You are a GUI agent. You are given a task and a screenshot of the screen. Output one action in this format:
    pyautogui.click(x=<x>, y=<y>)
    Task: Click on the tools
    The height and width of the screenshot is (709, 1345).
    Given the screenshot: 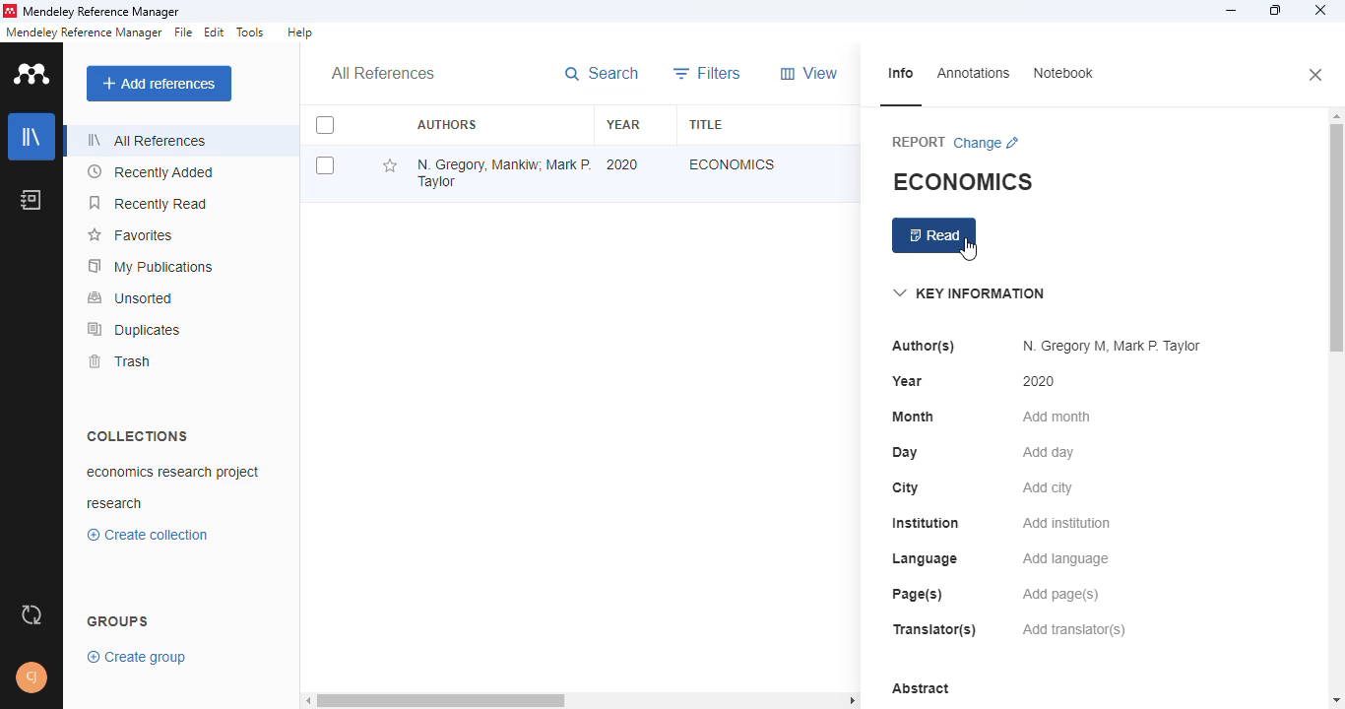 What is the action you would take?
    pyautogui.click(x=251, y=32)
    